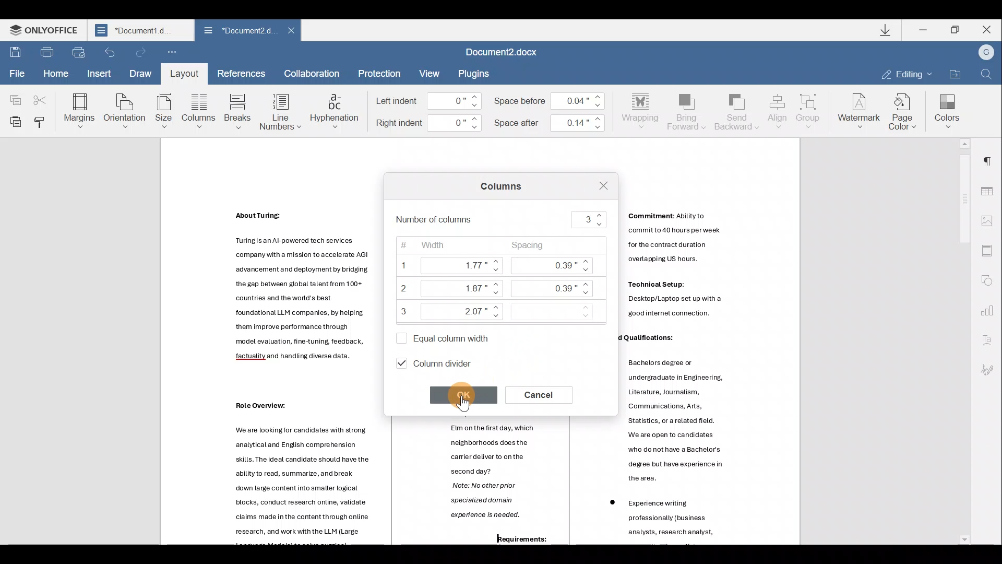 Image resolution: width=1002 pixels, height=564 pixels. I want to click on ONLYOFFICE, so click(46, 32).